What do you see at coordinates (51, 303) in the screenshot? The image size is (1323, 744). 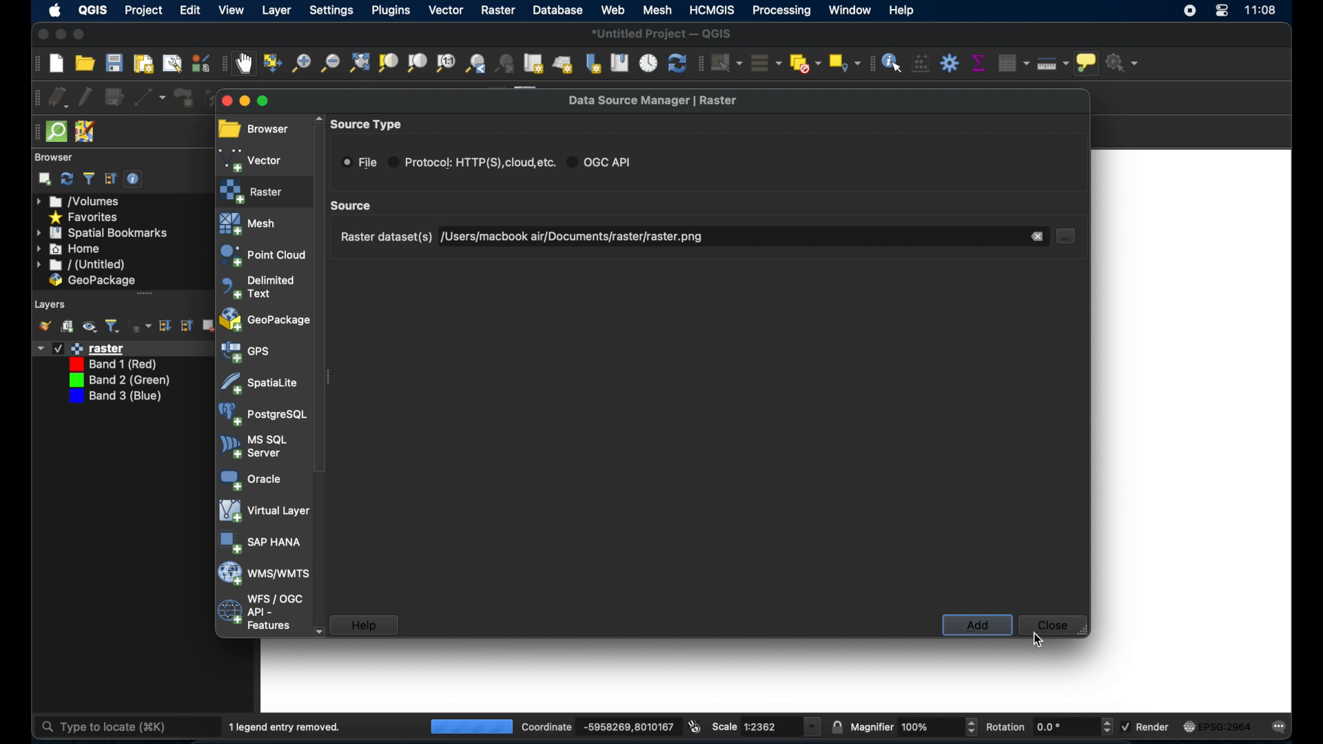 I see `layers` at bounding box center [51, 303].